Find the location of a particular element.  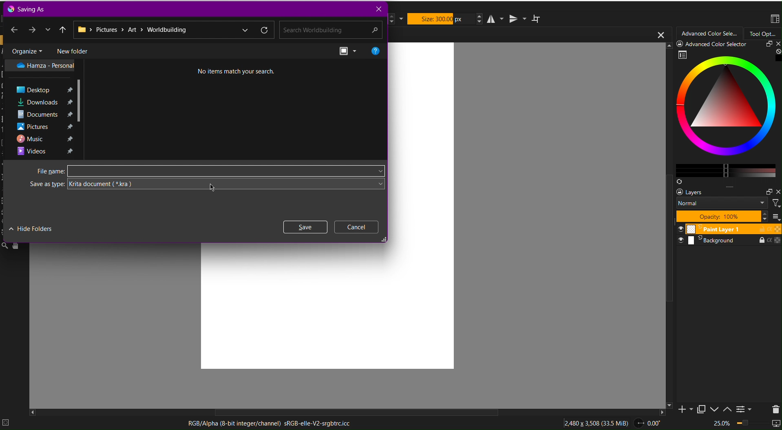

Workspace is located at coordinates (774, 20).